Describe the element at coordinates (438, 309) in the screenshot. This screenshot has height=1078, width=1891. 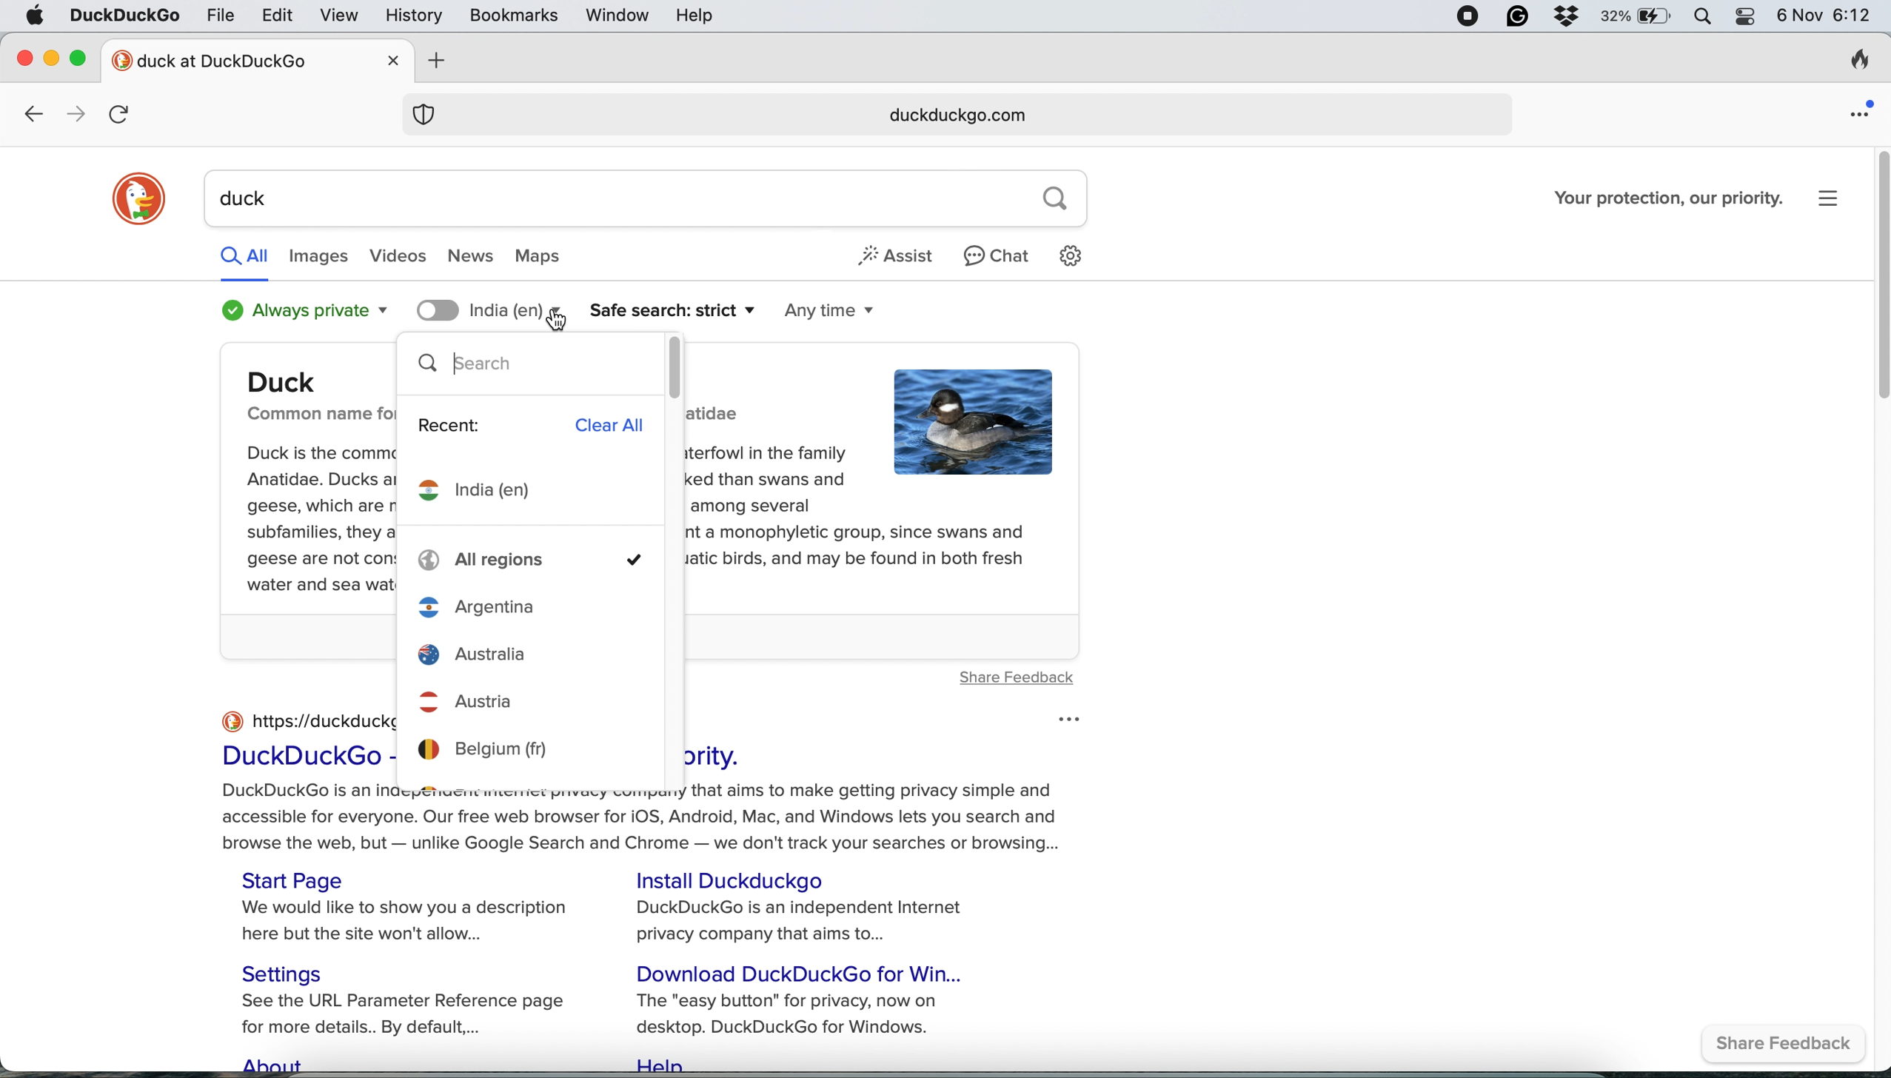
I see `toggle location` at that location.